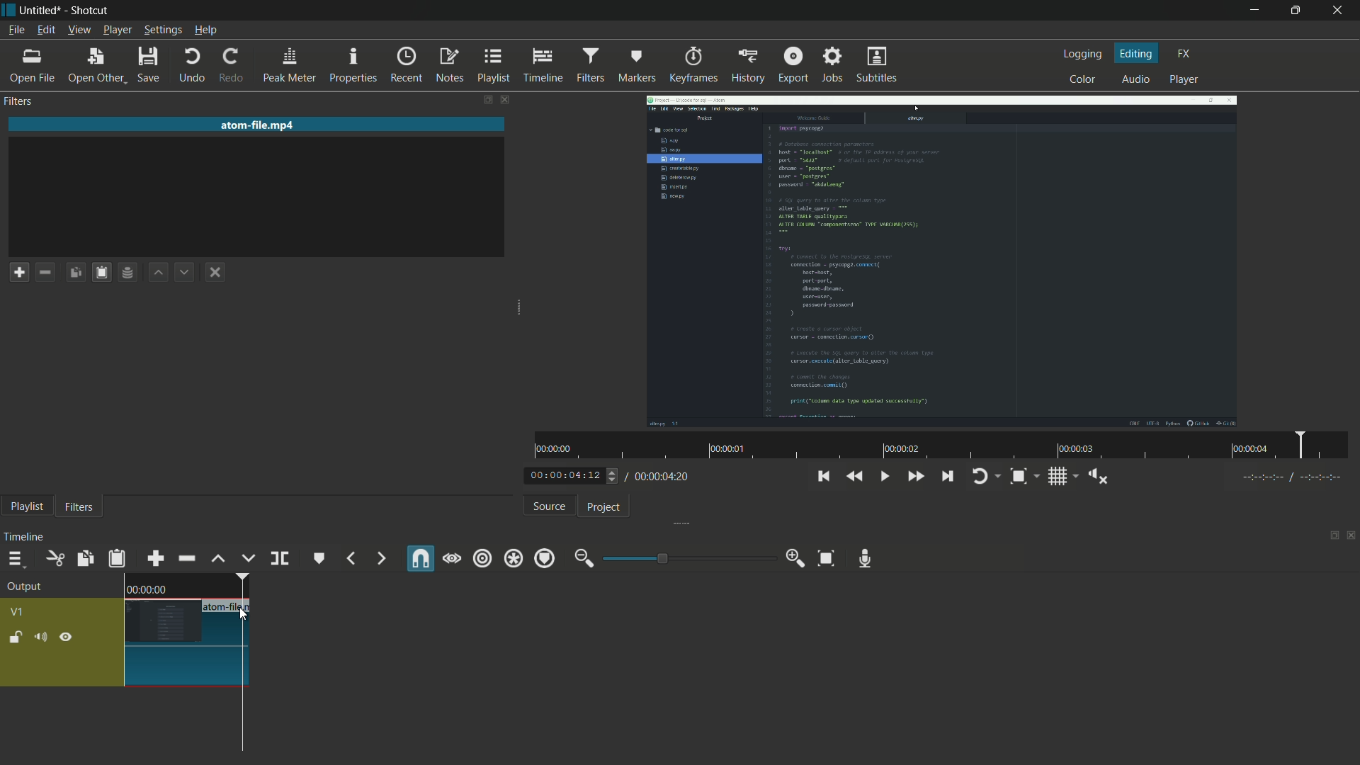 Image resolution: width=1360 pixels, height=765 pixels. Describe the element at coordinates (147, 66) in the screenshot. I see `save` at that location.